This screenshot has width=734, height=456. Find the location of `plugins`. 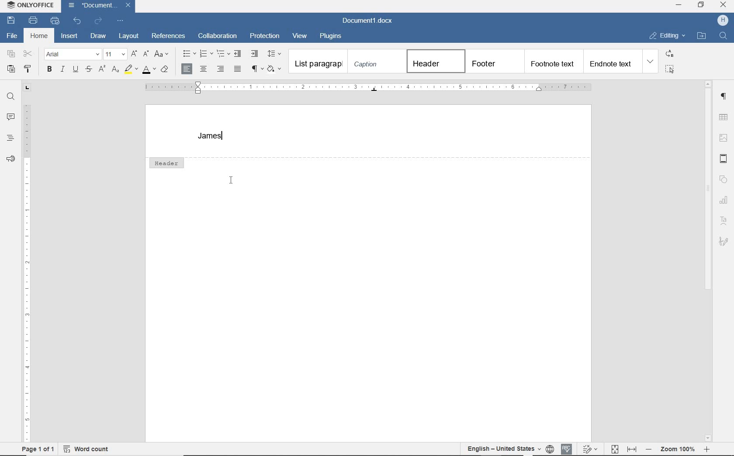

plugins is located at coordinates (332, 35).